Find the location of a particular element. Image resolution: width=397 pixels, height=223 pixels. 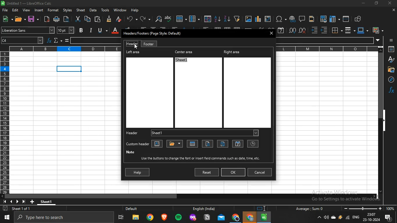

copy is located at coordinates (87, 19).